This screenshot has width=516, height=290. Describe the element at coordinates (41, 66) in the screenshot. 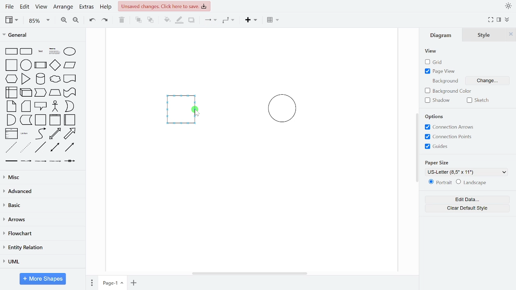

I see `process` at that location.